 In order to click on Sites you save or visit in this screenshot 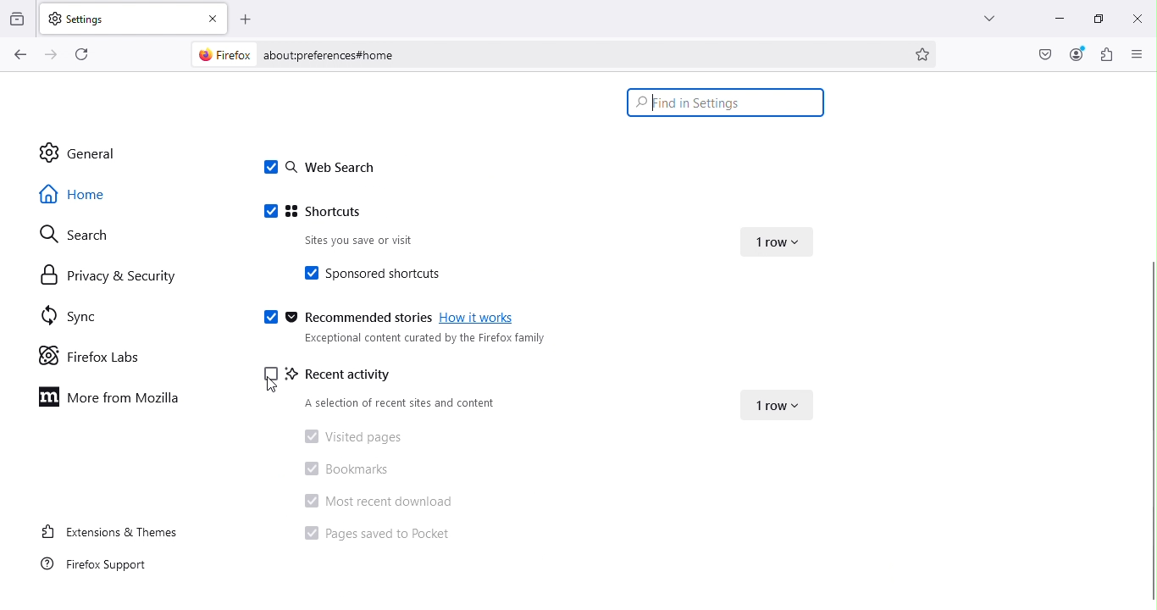, I will do `click(384, 241)`.